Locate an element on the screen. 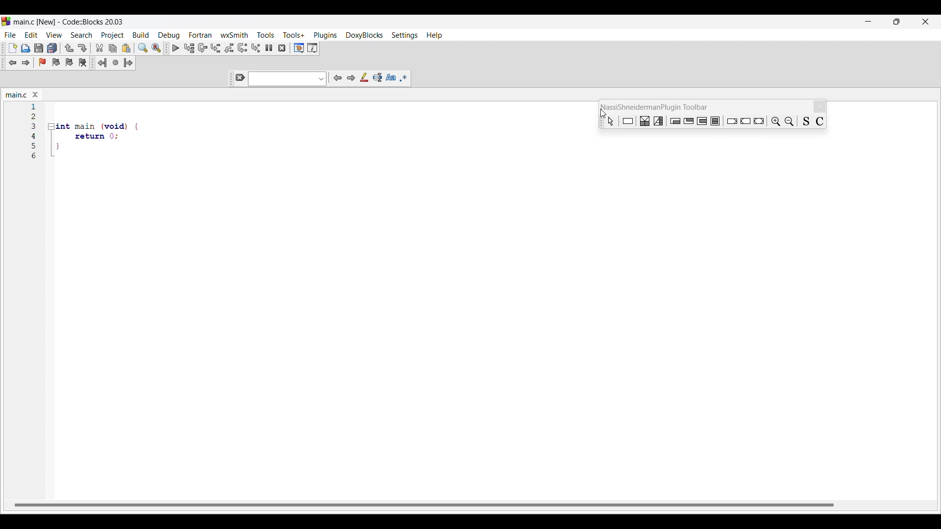 This screenshot has width=941, height=529.  is located at coordinates (806, 121).